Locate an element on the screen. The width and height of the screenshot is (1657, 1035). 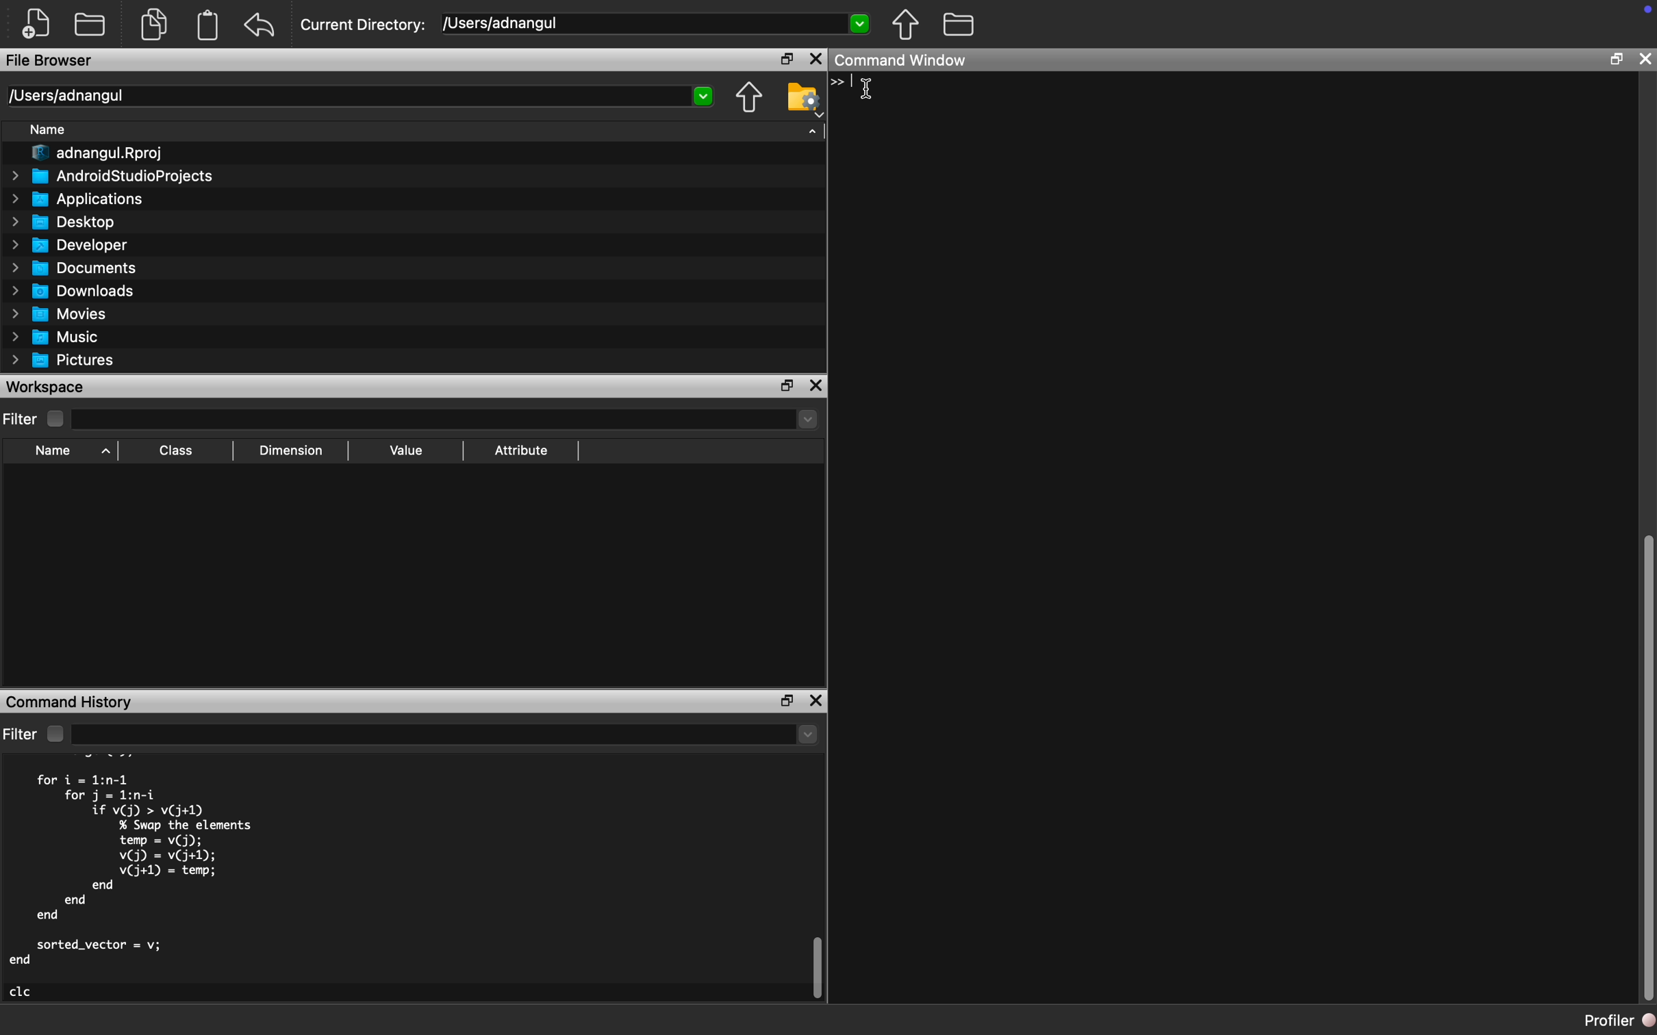
Close is located at coordinates (817, 60).